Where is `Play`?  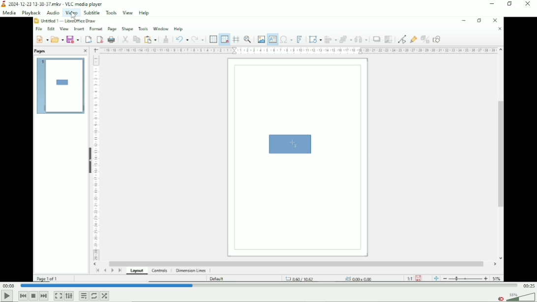
Play is located at coordinates (6, 297).